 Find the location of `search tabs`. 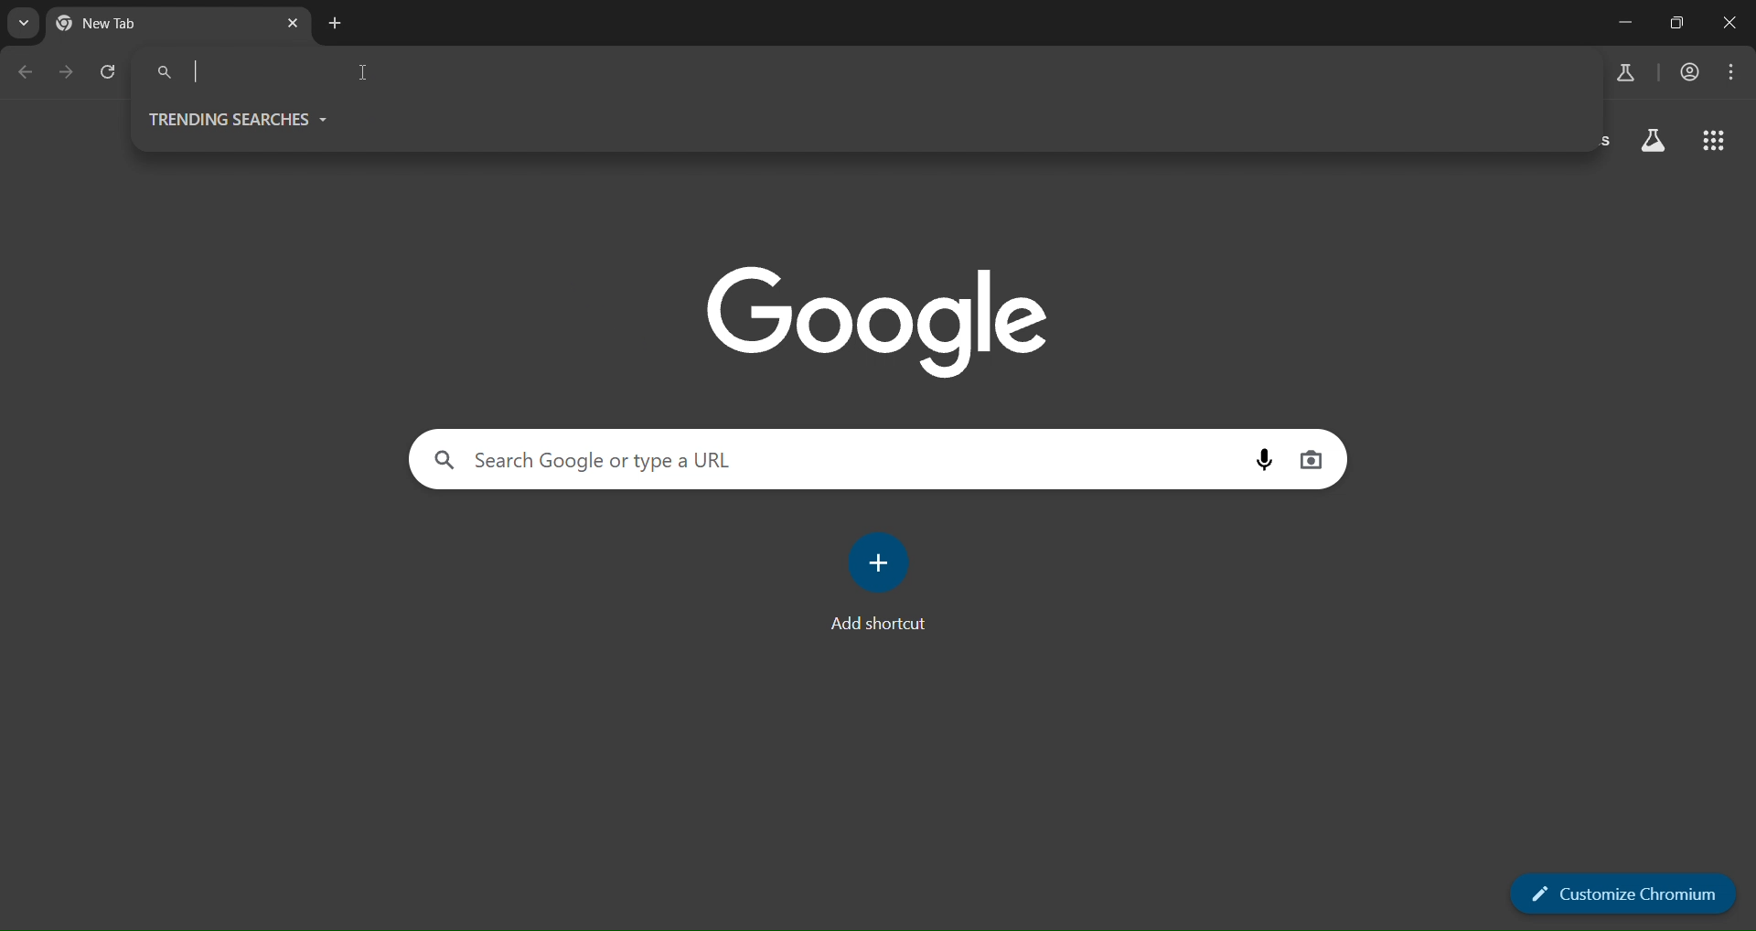

search tabs is located at coordinates (24, 25).